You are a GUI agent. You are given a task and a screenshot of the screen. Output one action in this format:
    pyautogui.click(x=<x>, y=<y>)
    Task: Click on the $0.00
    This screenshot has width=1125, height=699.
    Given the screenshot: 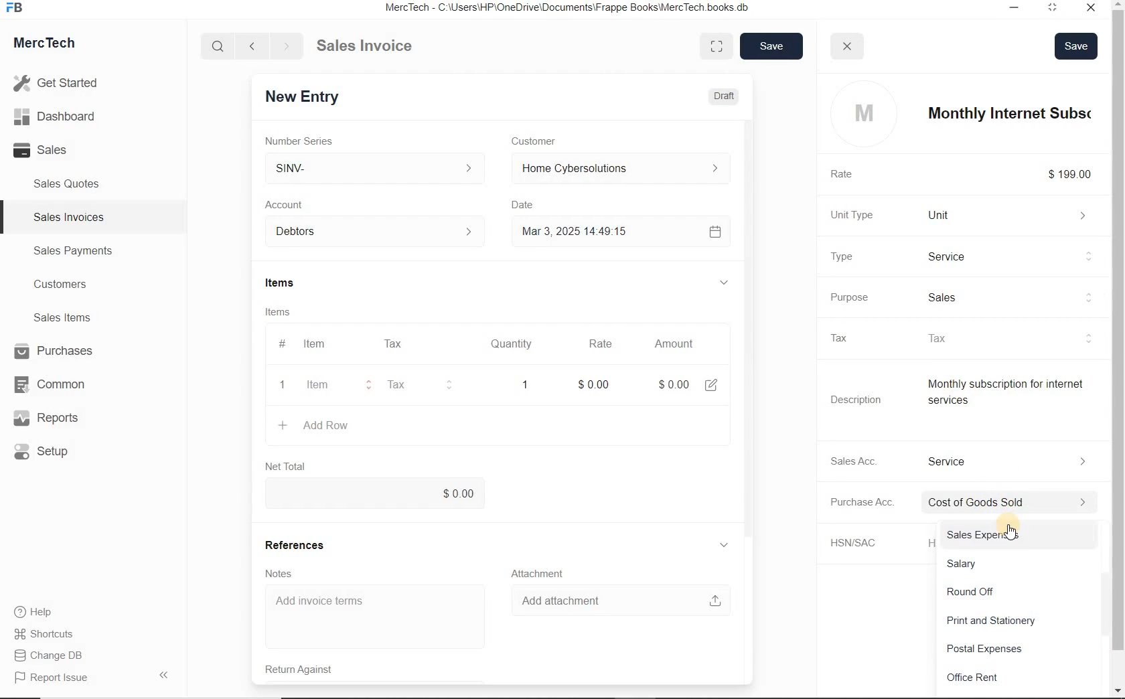 What is the action you would take?
    pyautogui.click(x=382, y=493)
    